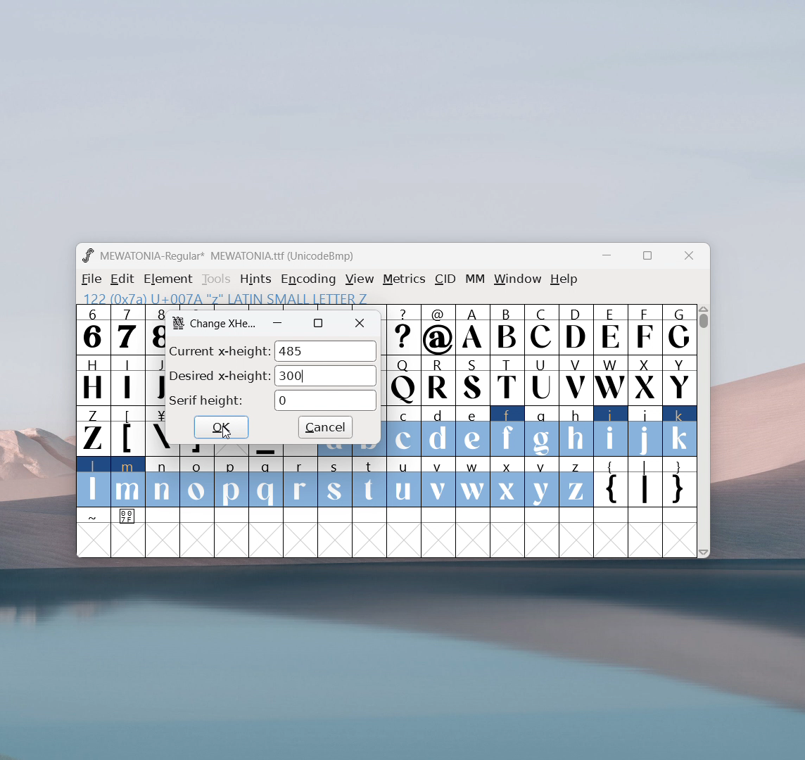  I want to click on logo, so click(87, 255).